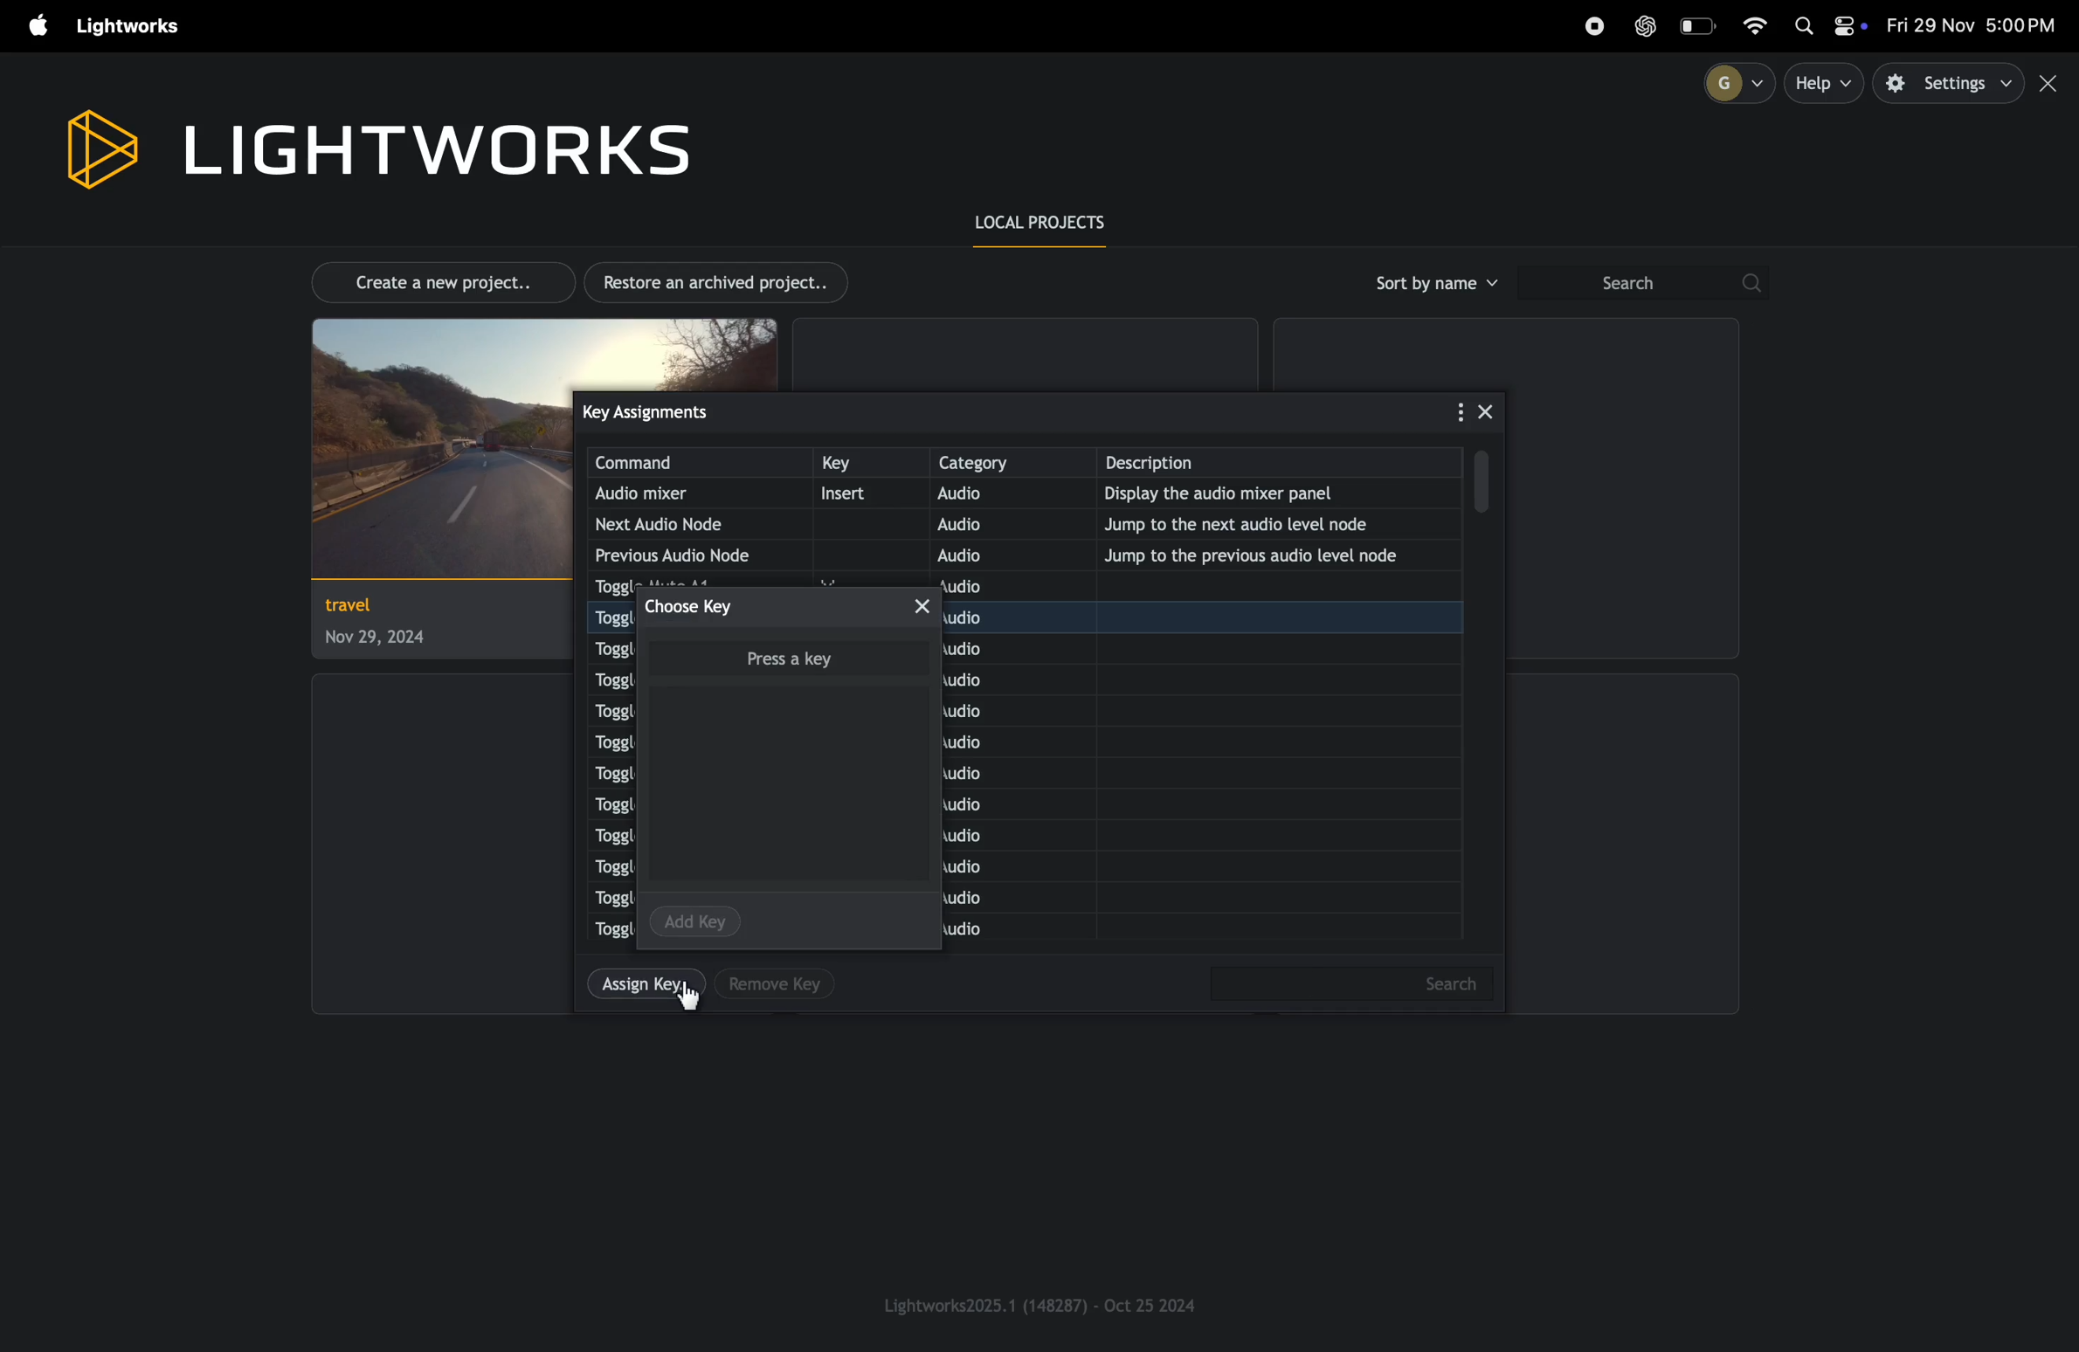  Describe the element at coordinates (681, 410) in the screenshot. I see `key assignments` at that location.